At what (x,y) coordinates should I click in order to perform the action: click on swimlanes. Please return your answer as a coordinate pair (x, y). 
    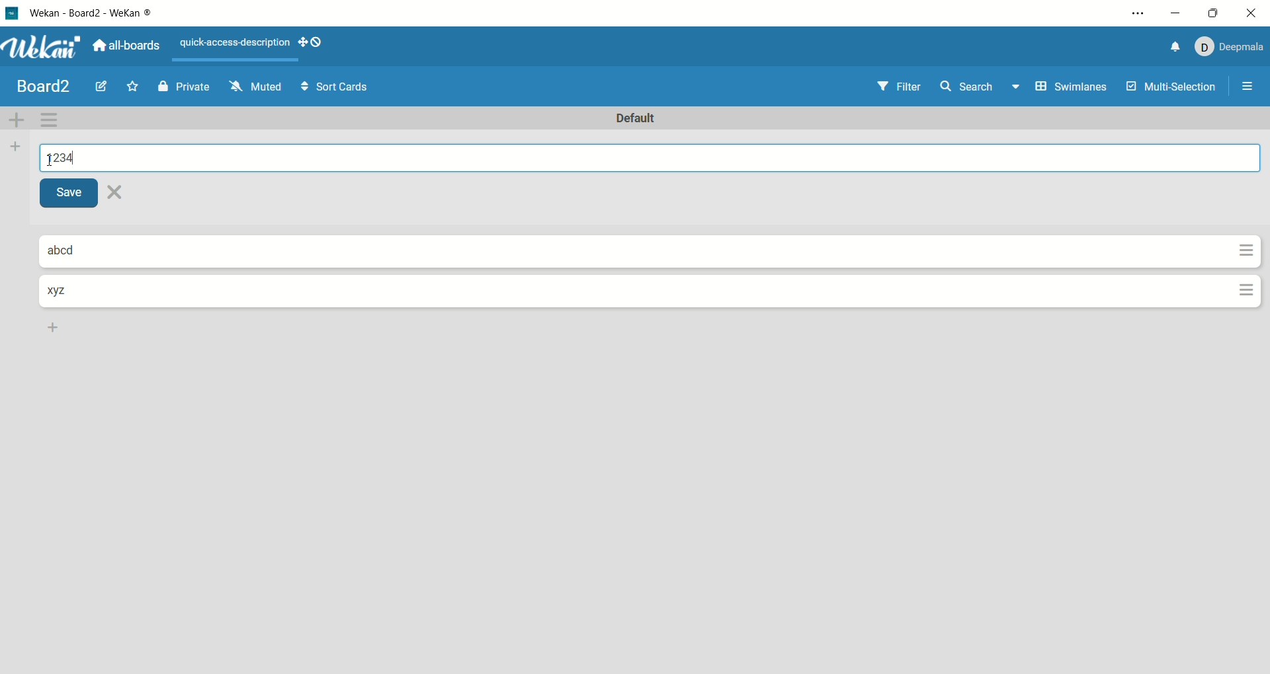
    Looking at the image, I should click on (1070, 88).